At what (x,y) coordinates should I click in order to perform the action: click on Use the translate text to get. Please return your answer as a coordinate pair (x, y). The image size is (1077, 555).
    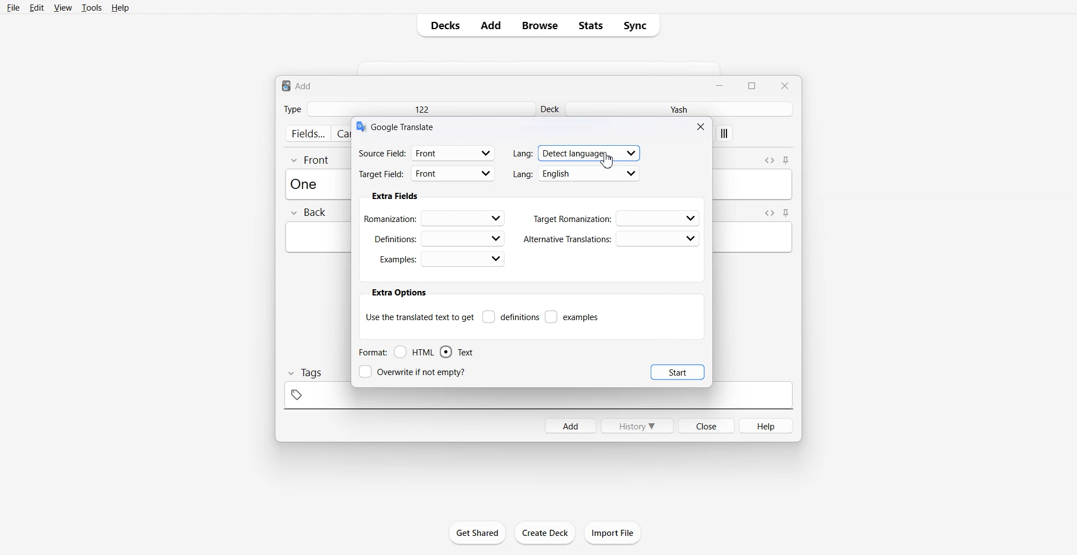
    Looking at the image, I should click on (420, 316).